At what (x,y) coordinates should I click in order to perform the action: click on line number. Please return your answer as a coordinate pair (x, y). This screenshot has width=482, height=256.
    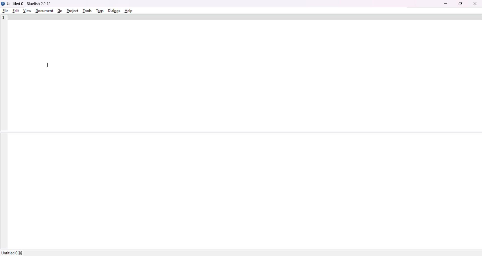
    Looking at the image, I should click on (3, 18).